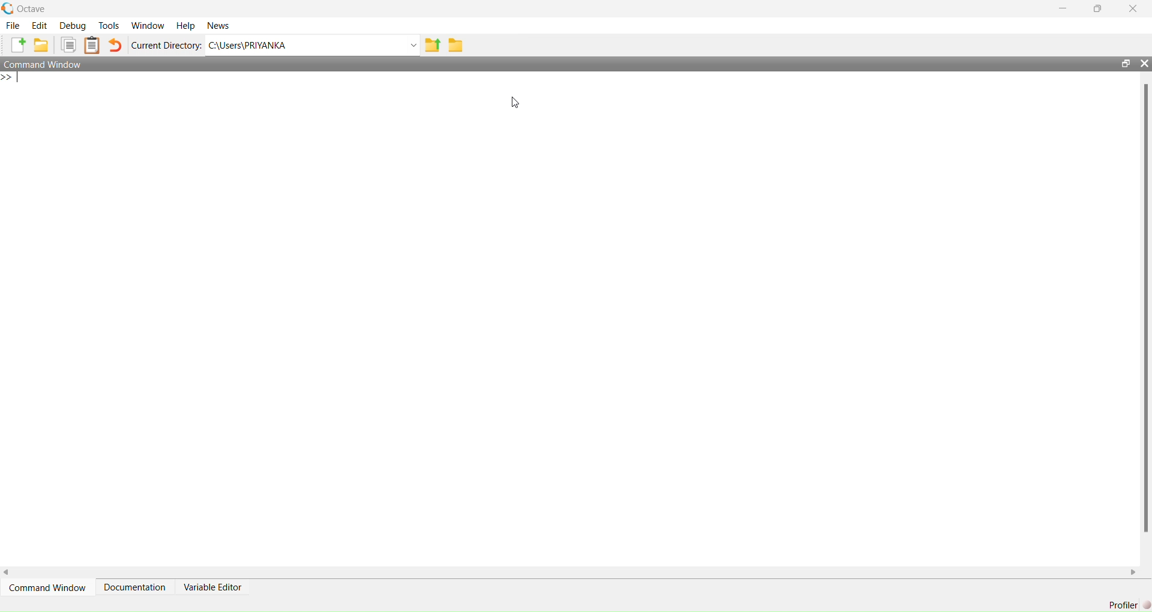 The width and height of the screenshot is (1152, 612). I want to click on close, so click(1134, 7).